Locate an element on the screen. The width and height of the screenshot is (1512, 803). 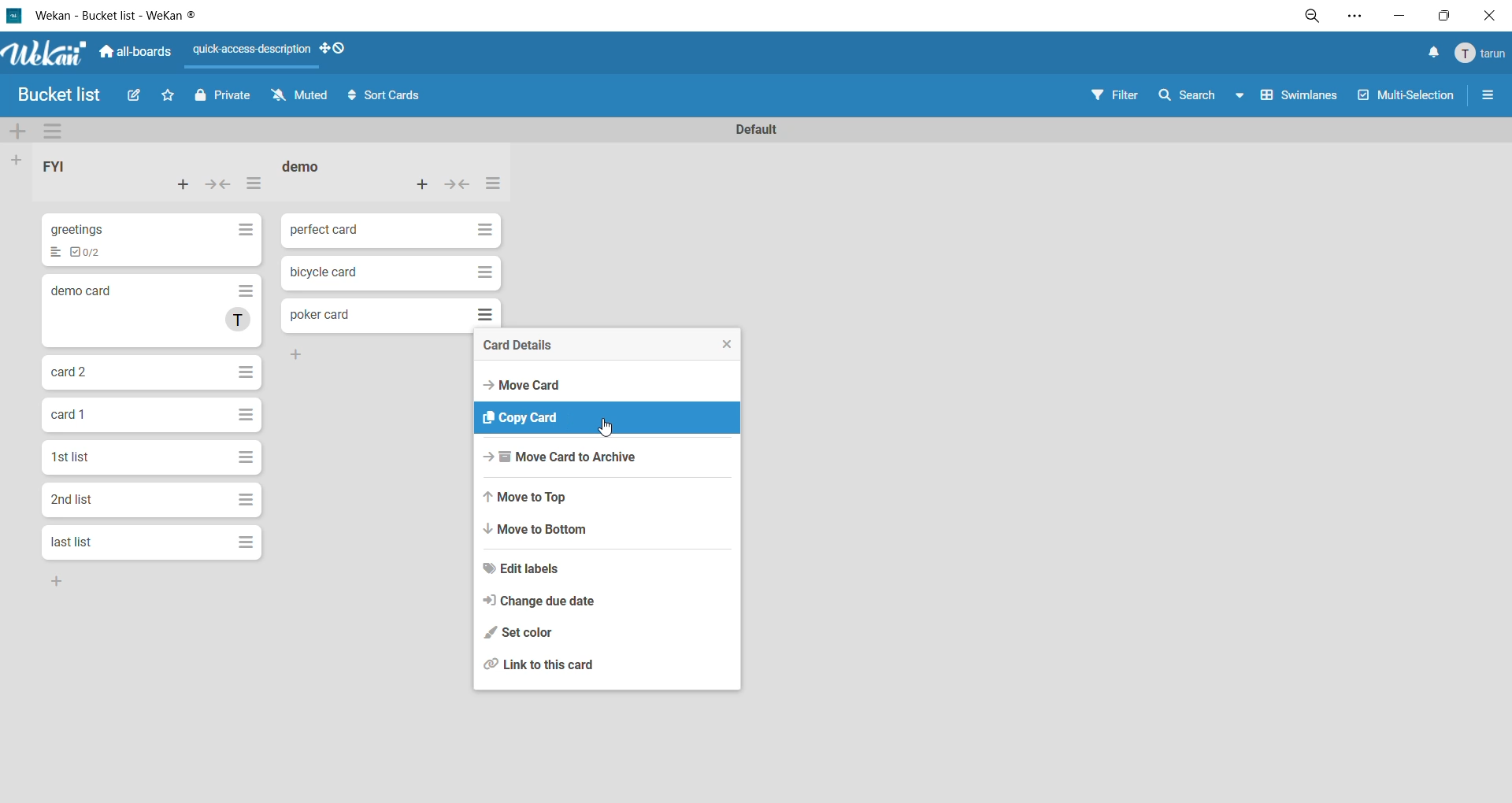
add list is located at coordinates (20, 160).